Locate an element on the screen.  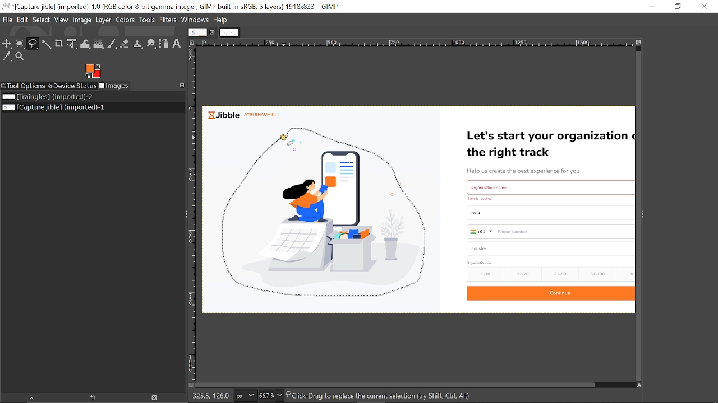
Select is located at coordinates (42, 20).